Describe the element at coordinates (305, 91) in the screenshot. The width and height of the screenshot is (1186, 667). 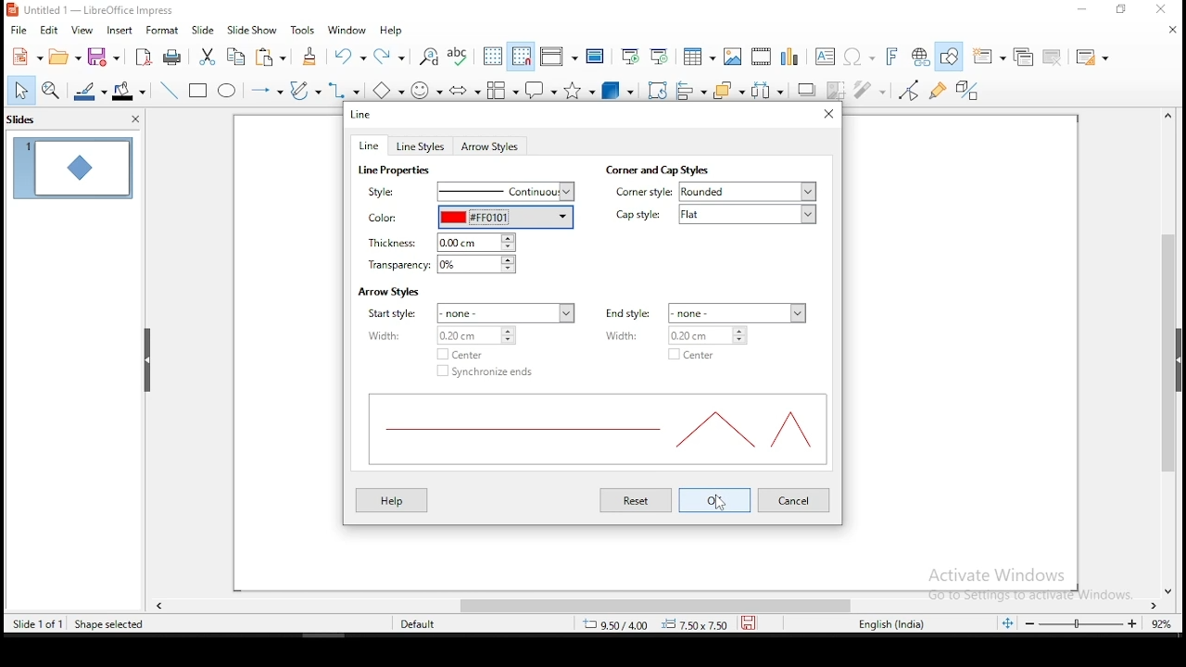
I see `curves and polygons` at that location.